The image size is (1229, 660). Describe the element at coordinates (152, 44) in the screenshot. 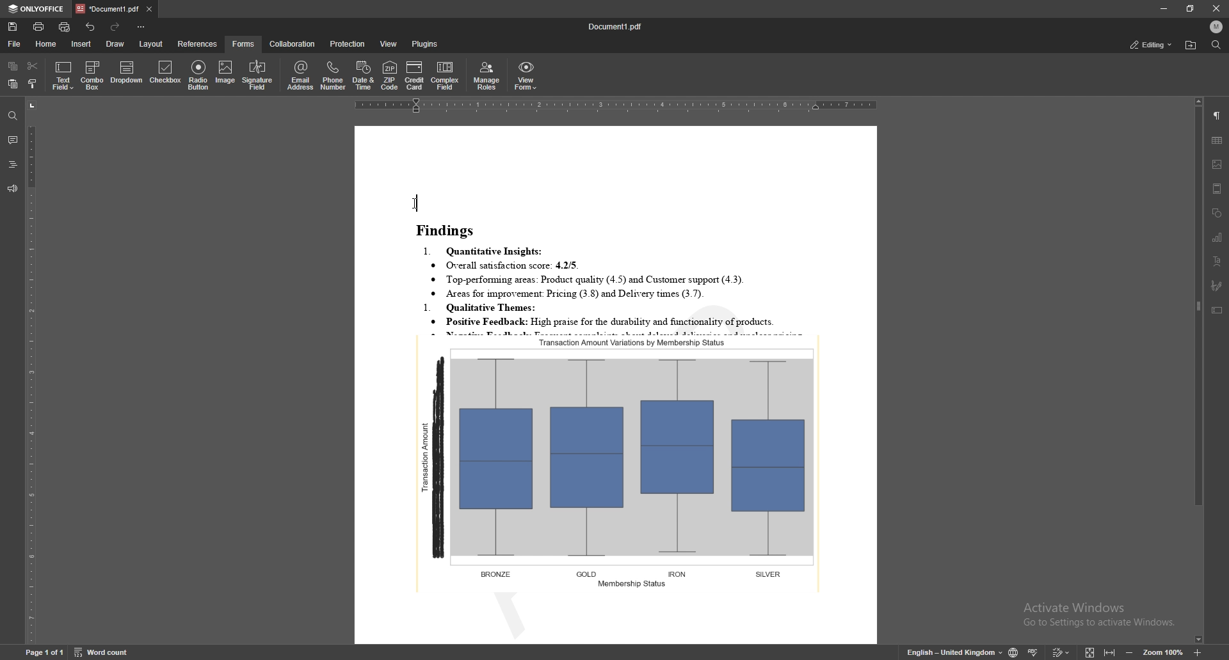

I see `layout` at that location.